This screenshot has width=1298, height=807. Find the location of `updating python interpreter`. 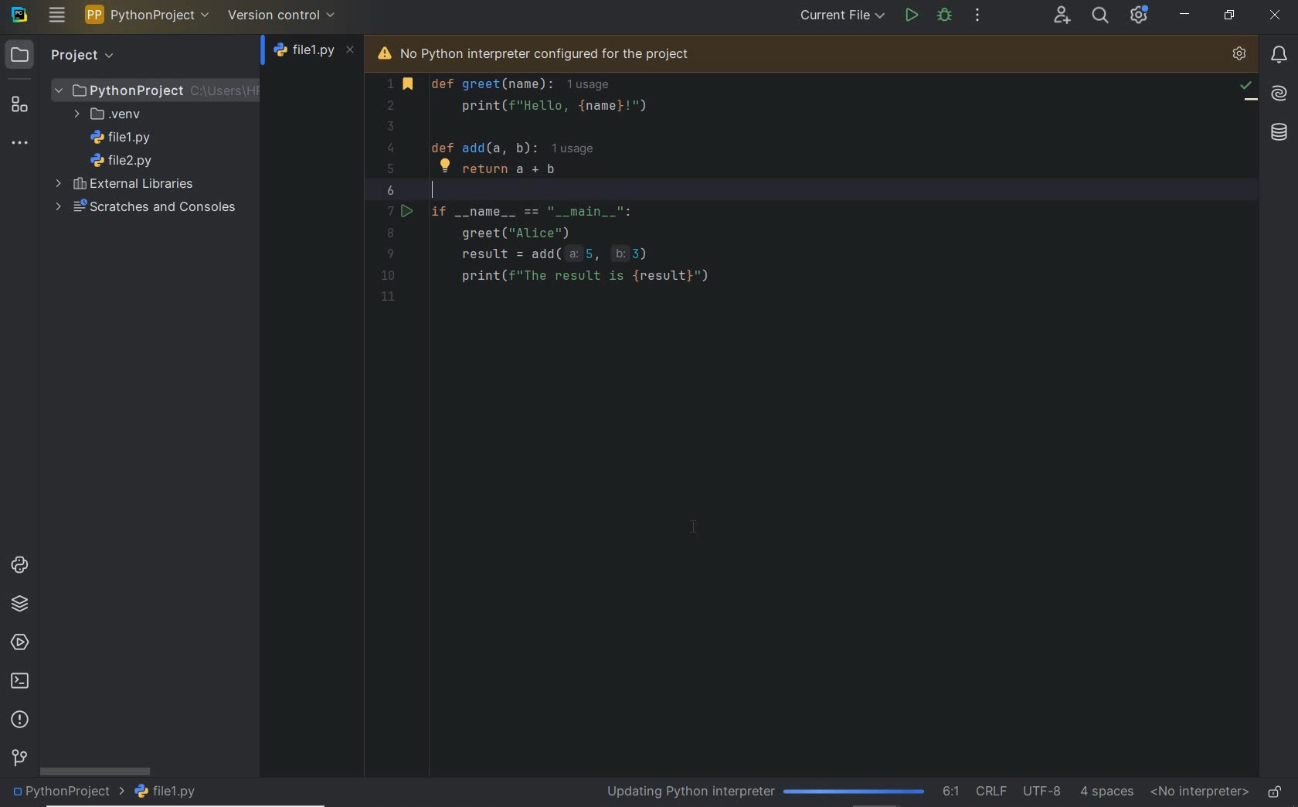

updating python interpreter is located at coordinates (761, 790).